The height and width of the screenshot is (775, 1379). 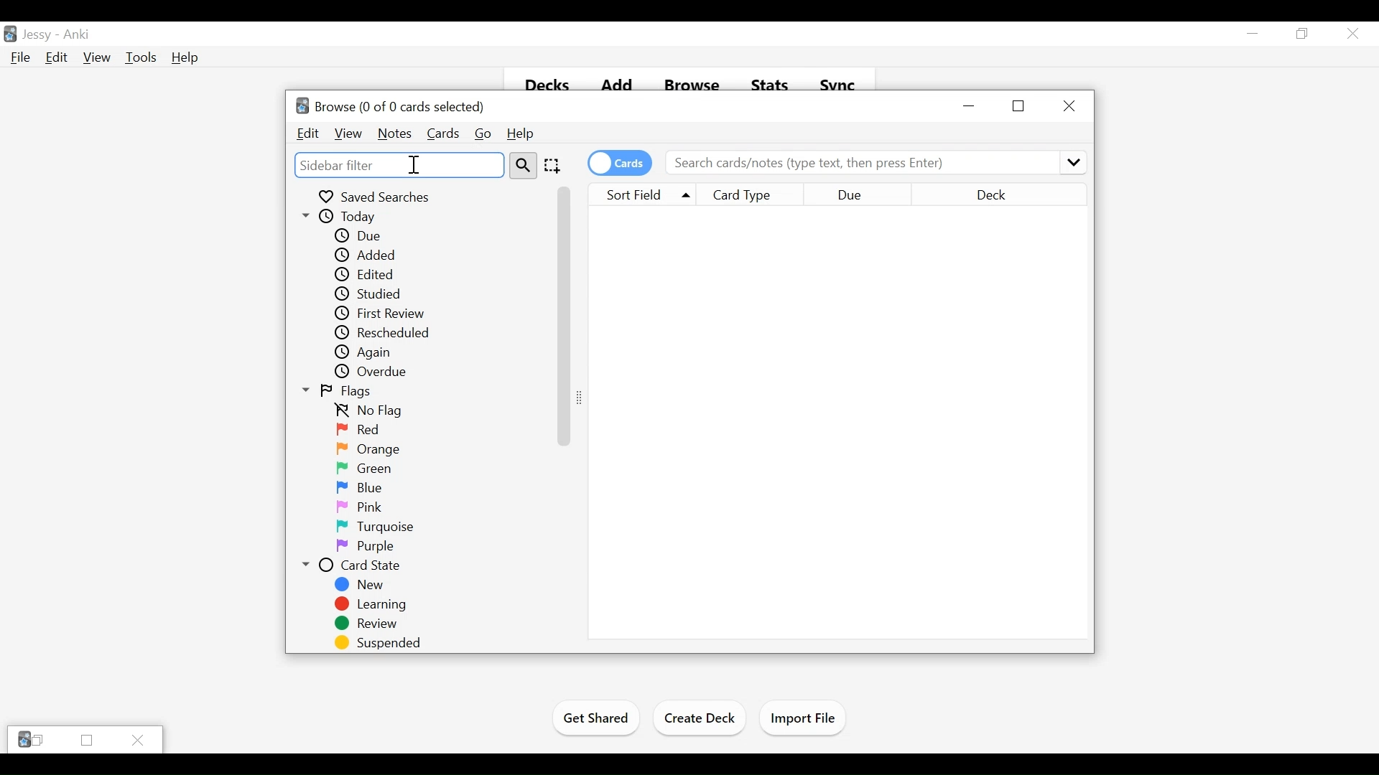 I want to click on Create Deck, so click(x=701, y=718).